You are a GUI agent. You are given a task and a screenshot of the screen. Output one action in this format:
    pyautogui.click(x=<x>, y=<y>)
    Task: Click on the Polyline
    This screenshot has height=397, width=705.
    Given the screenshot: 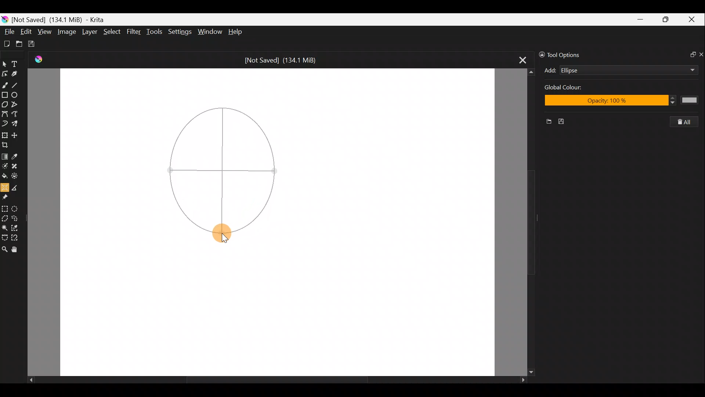 What is the action you would take?
    pyautogui.click(x=17, y=105)
    